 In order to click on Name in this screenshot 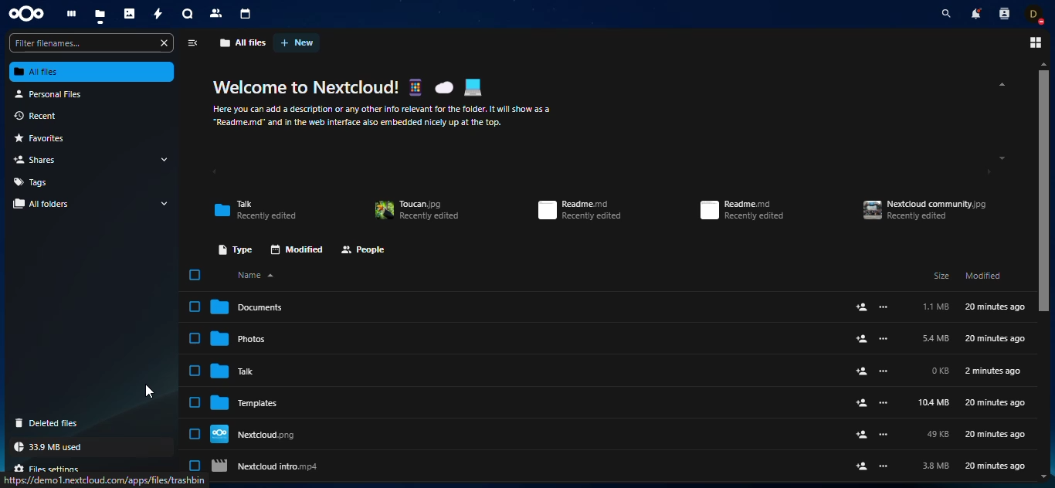, I will do `click(254, 275)`.